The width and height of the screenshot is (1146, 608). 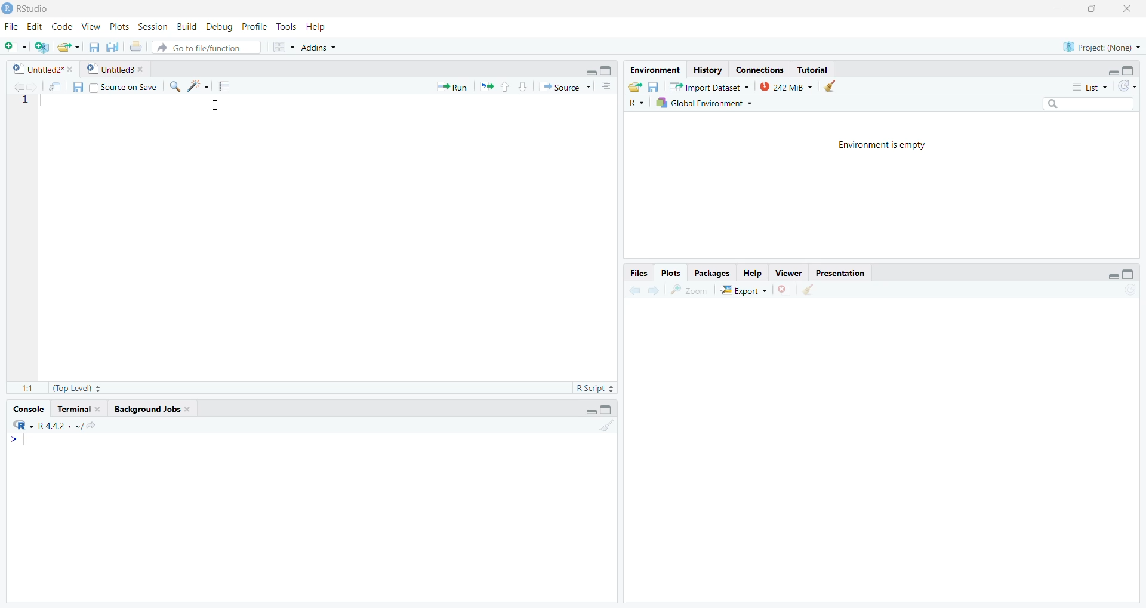 What do you see at coordinates (758, 70) in the screenshot?
I see `Connections` at bounding box center [758, 70].